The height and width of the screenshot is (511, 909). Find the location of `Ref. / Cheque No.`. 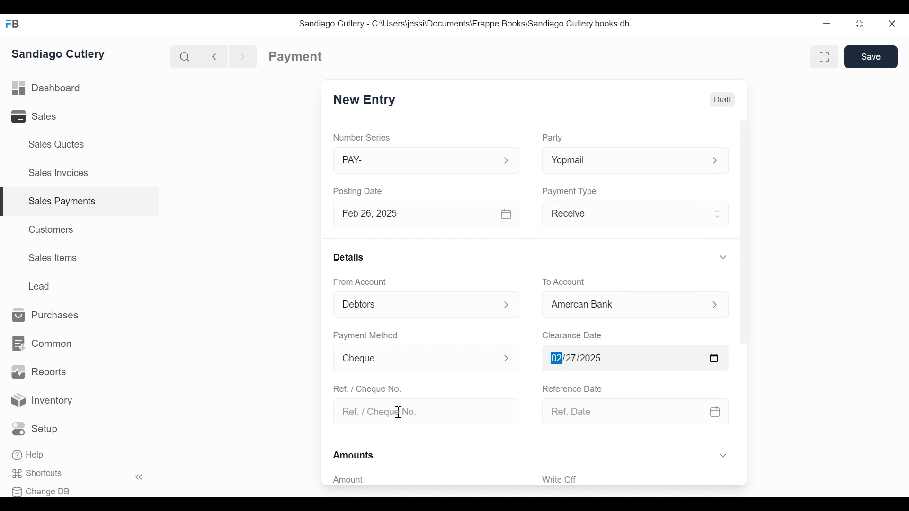

Ref. / Cheque No. is located at coordinates (366, 388).